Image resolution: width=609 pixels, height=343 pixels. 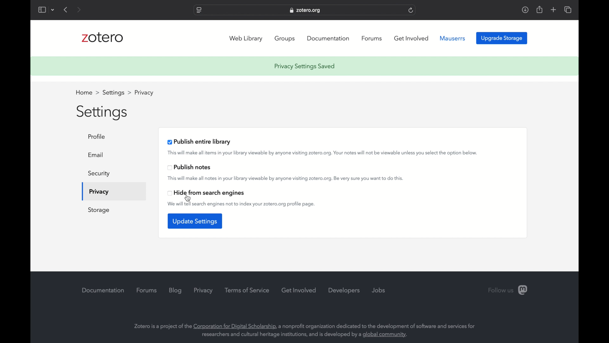 What do you see at coordinates (411, 10) in the screenshot?
I see `refresh` at bounding box center [411, 10].